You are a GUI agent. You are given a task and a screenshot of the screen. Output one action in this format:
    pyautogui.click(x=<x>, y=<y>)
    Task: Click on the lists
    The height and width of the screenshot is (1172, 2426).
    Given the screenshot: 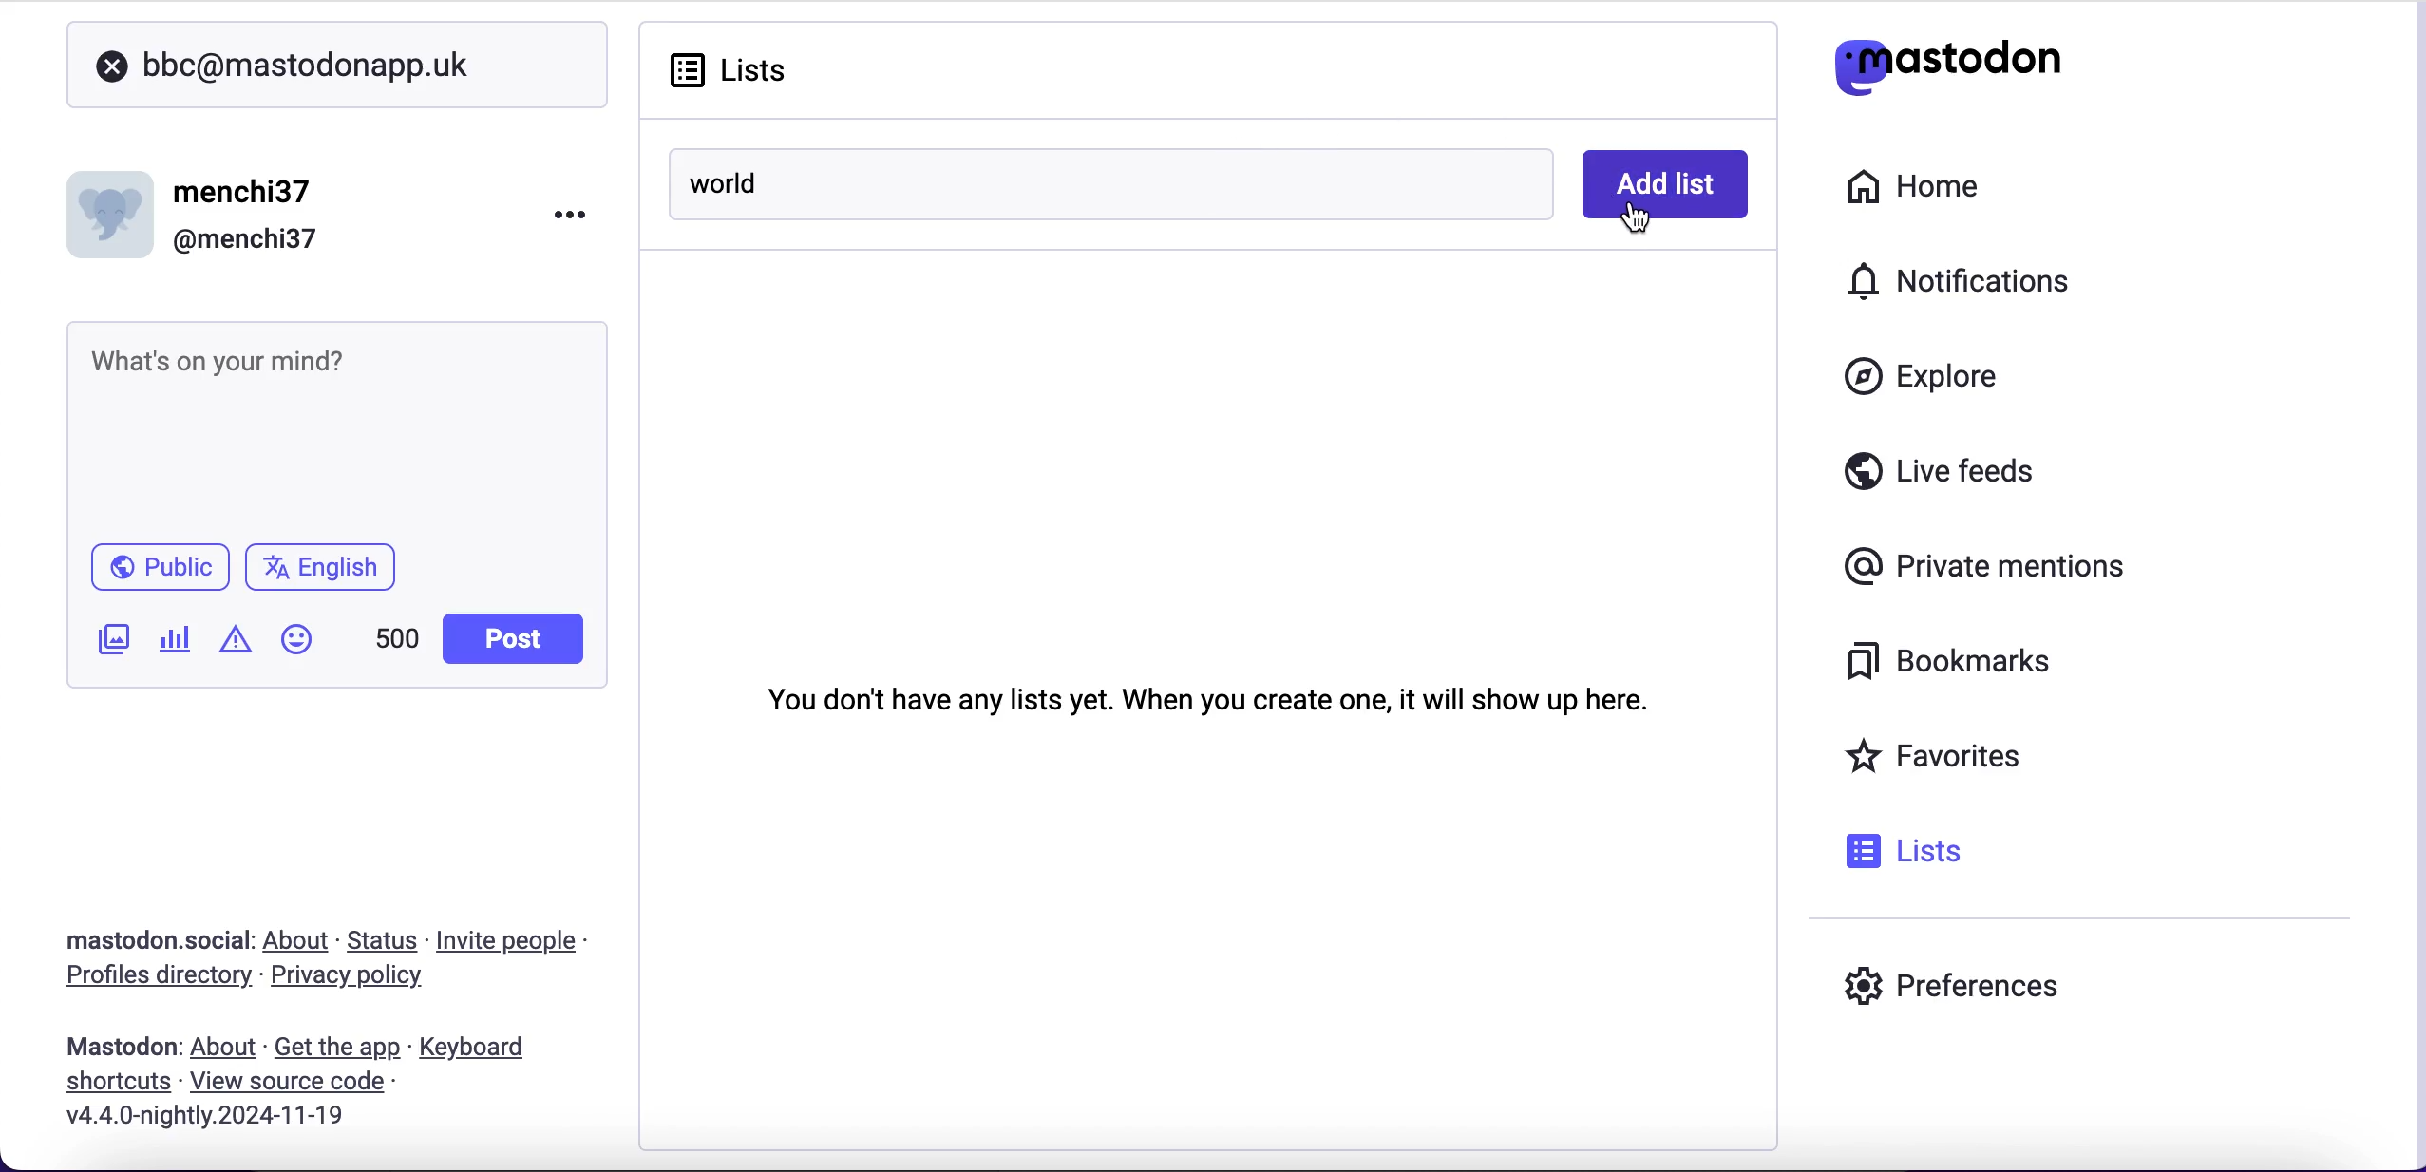 What is the action you would take?
    pyautogui.click(x=730, y=67)
    